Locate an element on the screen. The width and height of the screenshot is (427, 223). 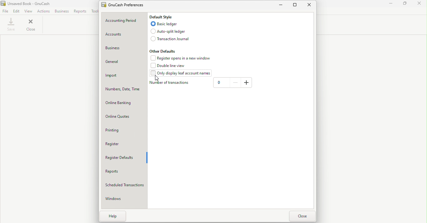
Help is located at coordinates (117, 216).